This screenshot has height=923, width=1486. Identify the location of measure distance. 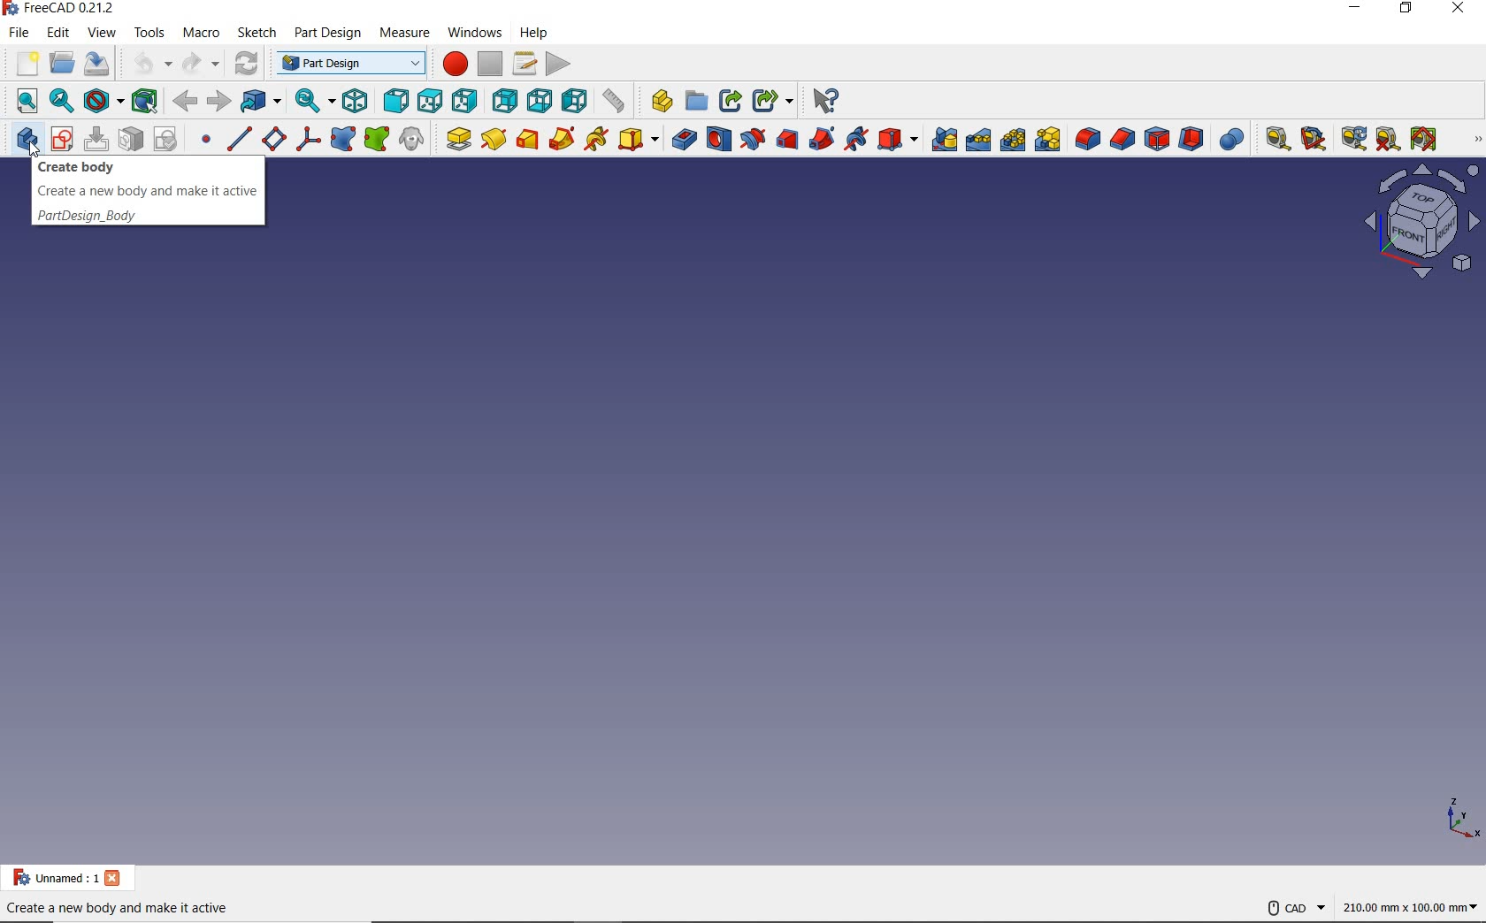
(613, 102).